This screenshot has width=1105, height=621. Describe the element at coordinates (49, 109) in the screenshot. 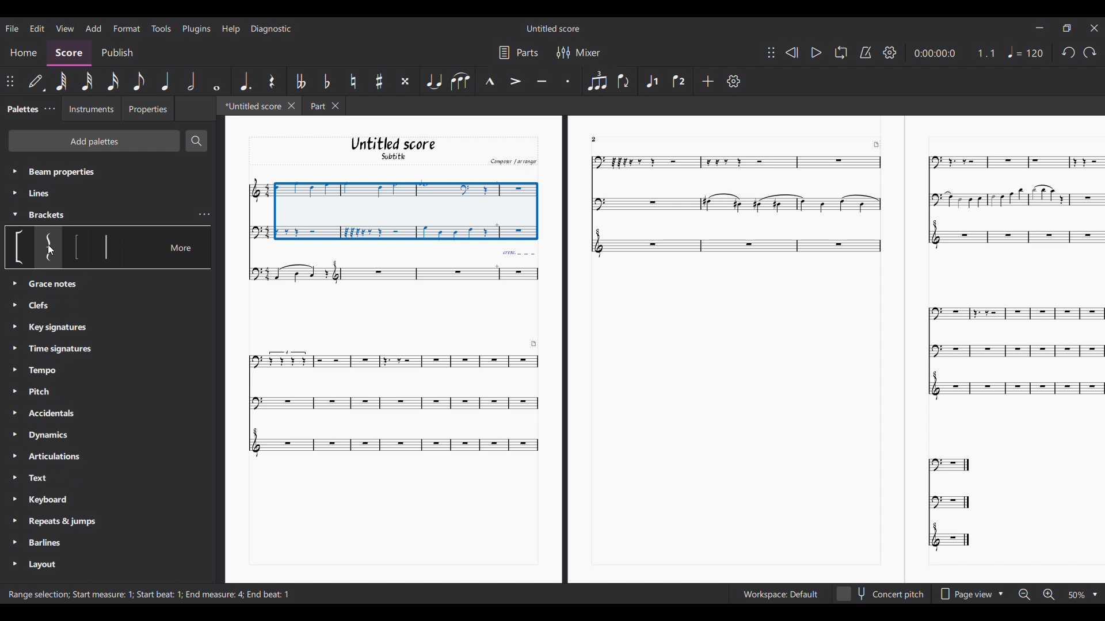

I see `Palette settings` at that location.